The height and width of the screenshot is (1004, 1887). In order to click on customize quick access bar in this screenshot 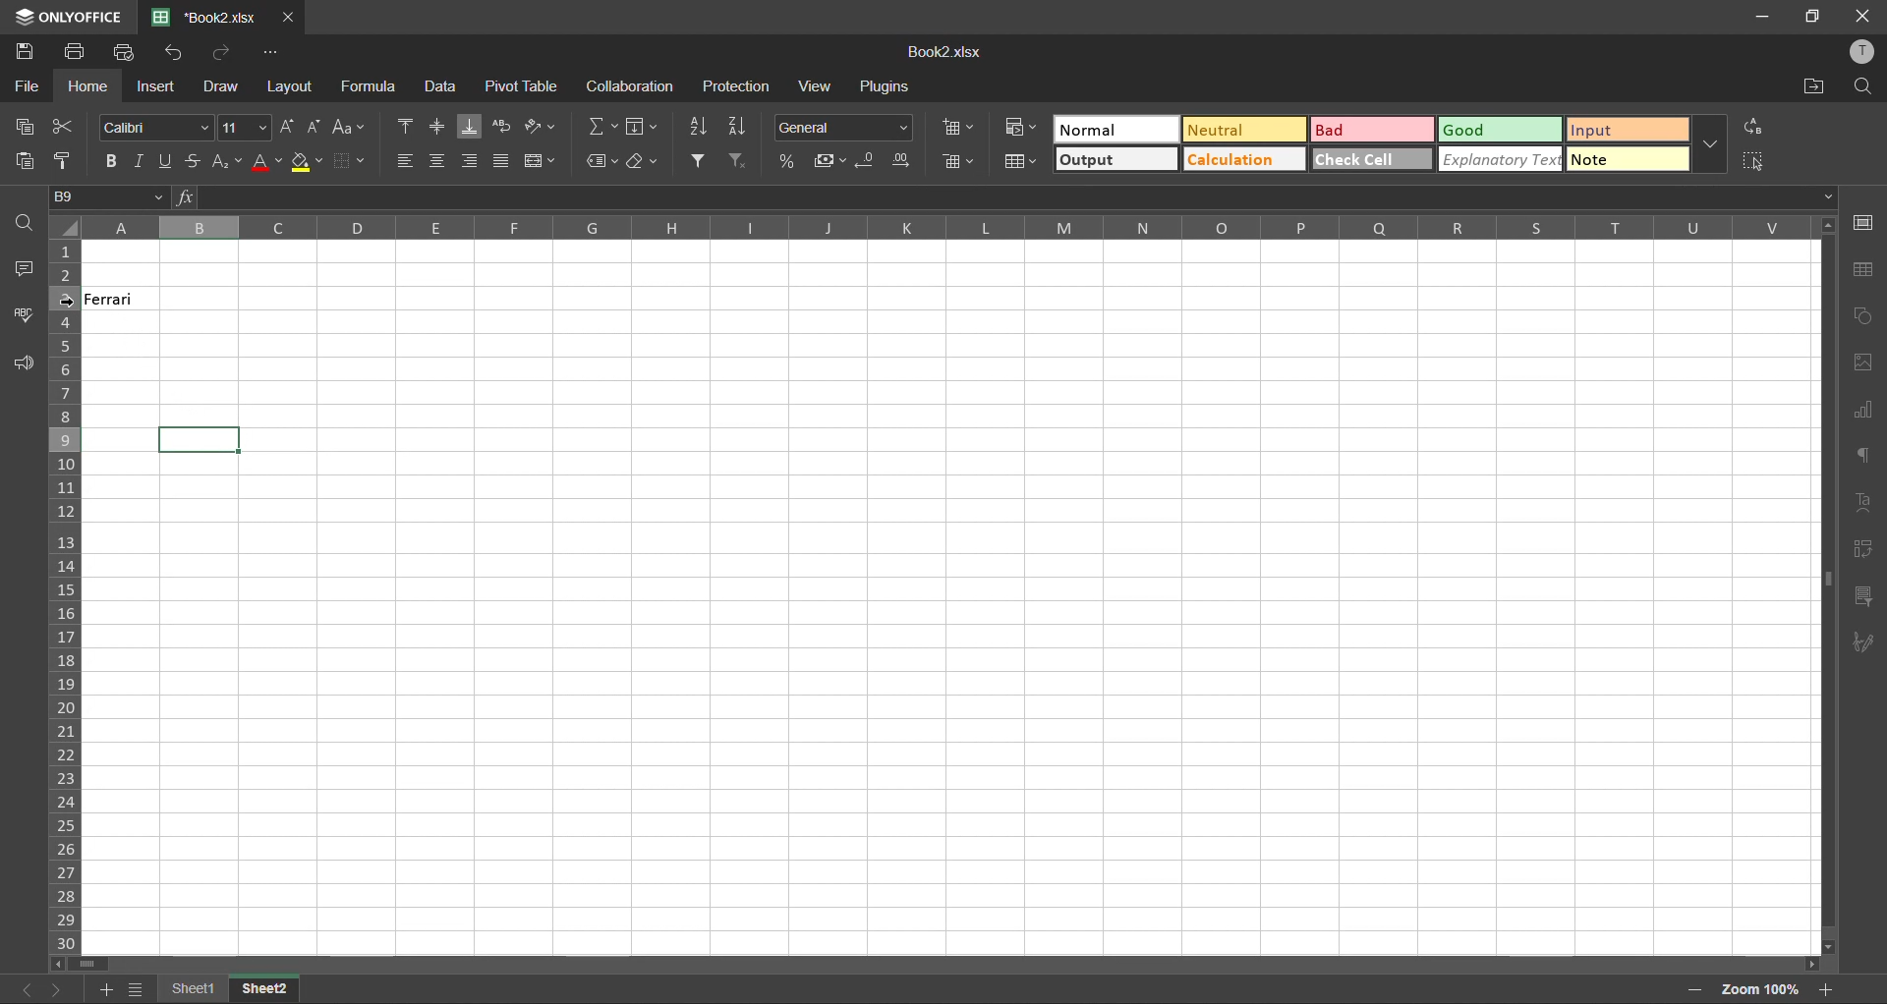, I will do `click(270, 53)`.